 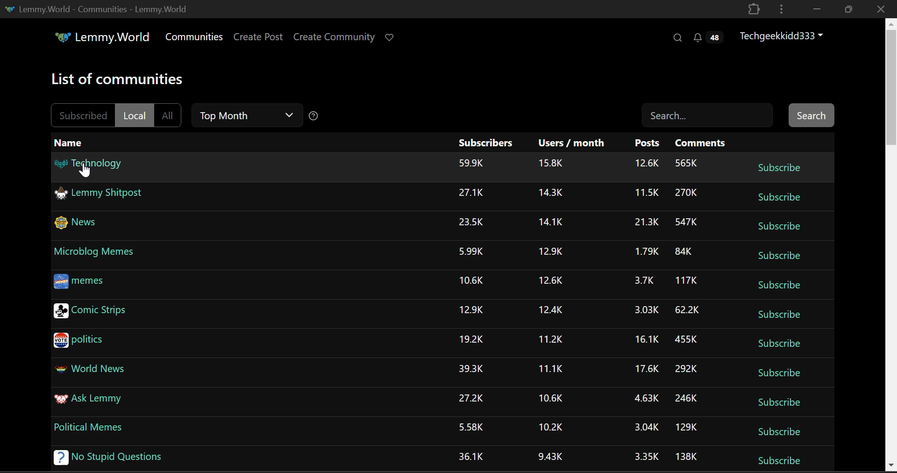 What do you see at coordinates (782, 35) in the screenshot?
I see `Techgeekkidd333` at bounding box center [782, 35].